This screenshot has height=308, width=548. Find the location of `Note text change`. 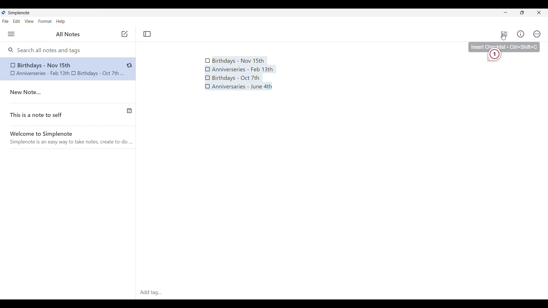

Note text change is located at coordinates (62, 69).